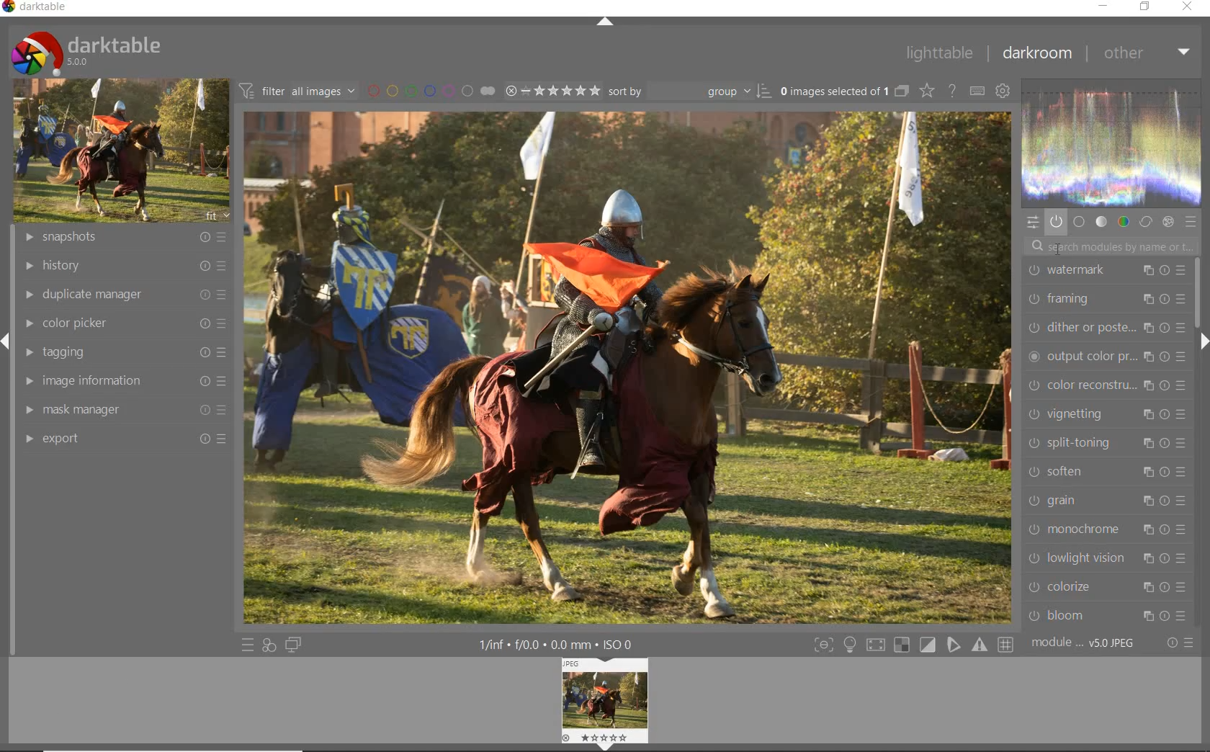 Image resolution: width=1210 pixels, height=752 pixels. What do you see at coordinates (1106, 354) in the screenshot?
I see `output color preset` at bounding box center [1106, 354].